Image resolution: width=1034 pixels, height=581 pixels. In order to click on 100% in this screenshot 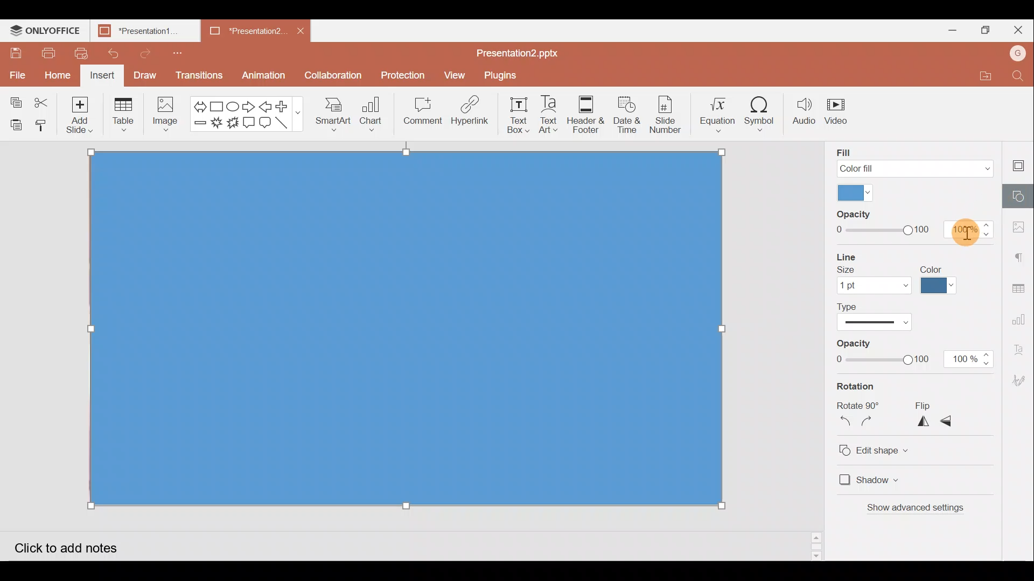, I will do `click(968, 226)`.